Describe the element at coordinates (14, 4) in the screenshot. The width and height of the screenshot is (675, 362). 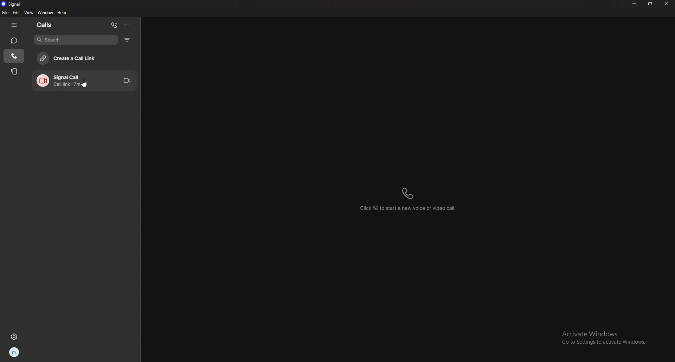
I see `signal` at that location.